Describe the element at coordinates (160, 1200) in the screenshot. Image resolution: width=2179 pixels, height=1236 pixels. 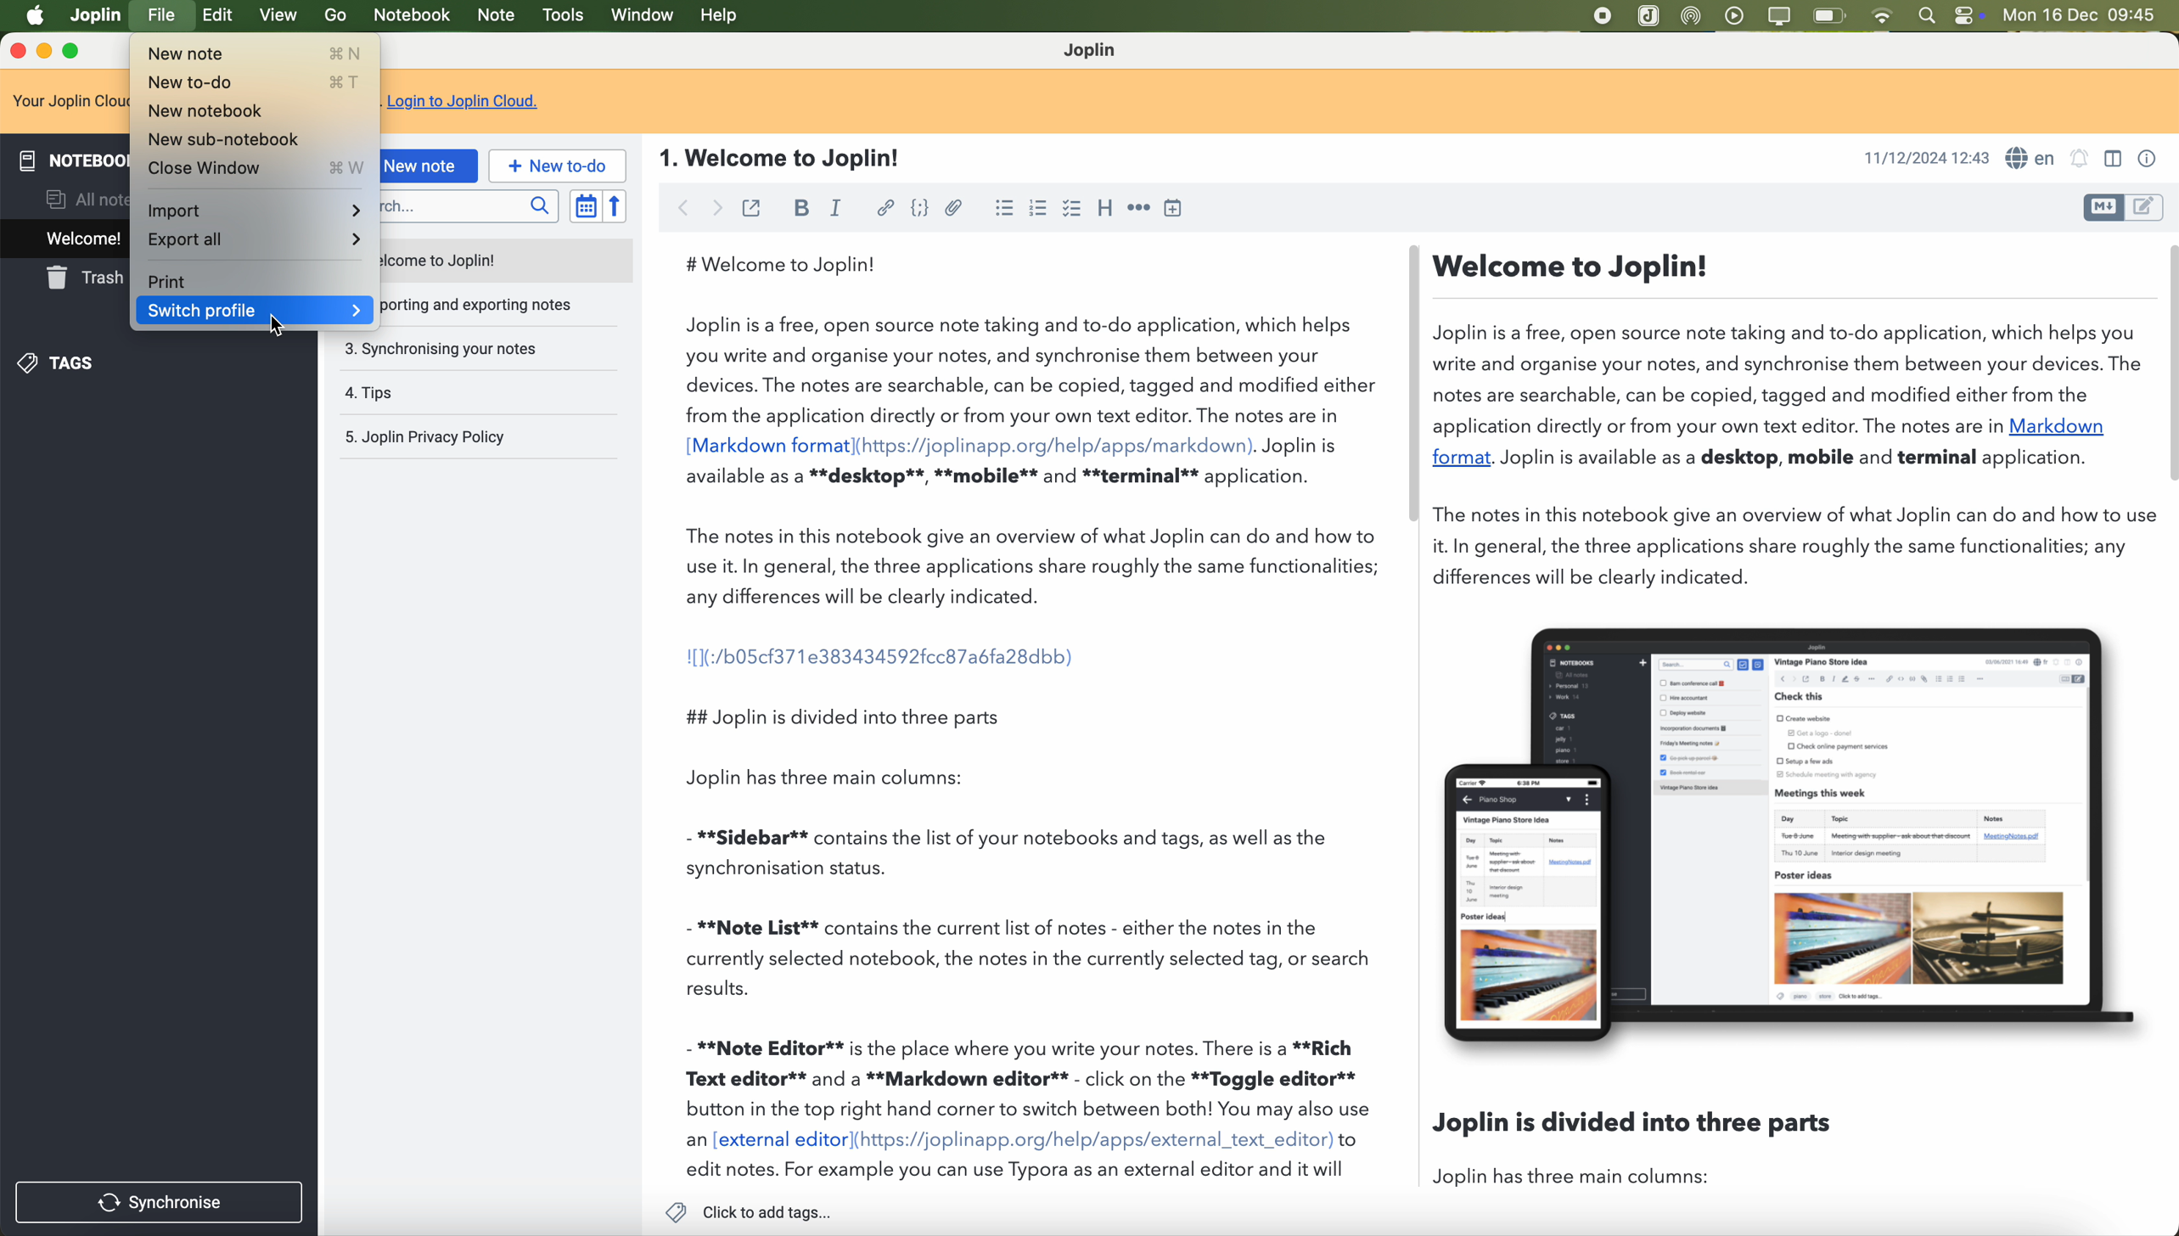
I see `synchronise` at that location.